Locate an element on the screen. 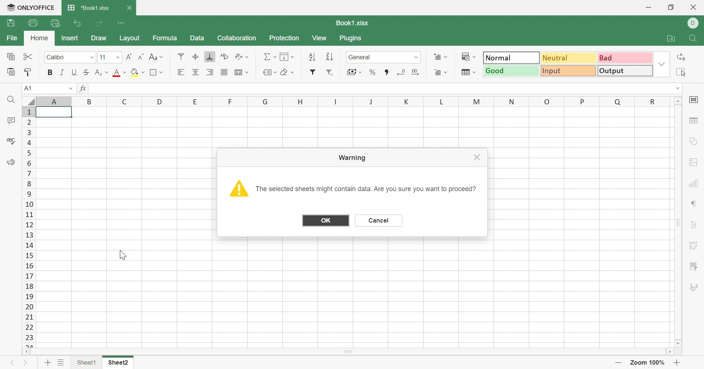 This screenshot has width=704, height=369. Comma style is located at coordinates (387, 72).